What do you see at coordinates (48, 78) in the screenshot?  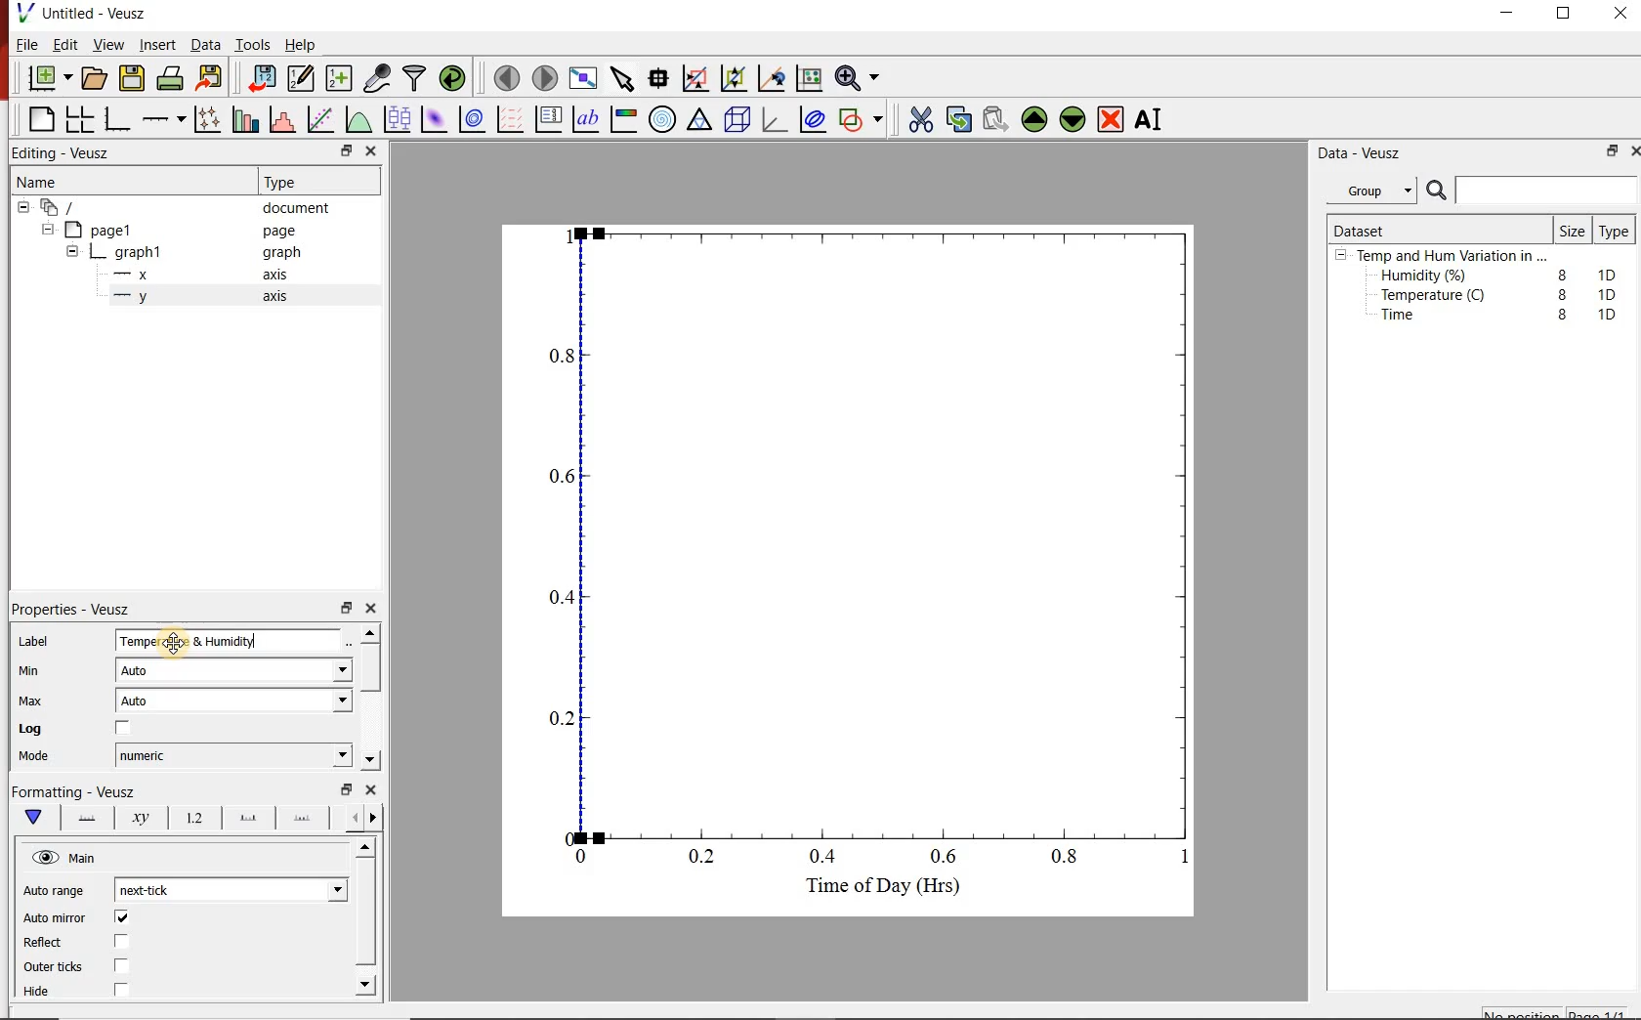 I see `new document` at bounding box center [48, 78].